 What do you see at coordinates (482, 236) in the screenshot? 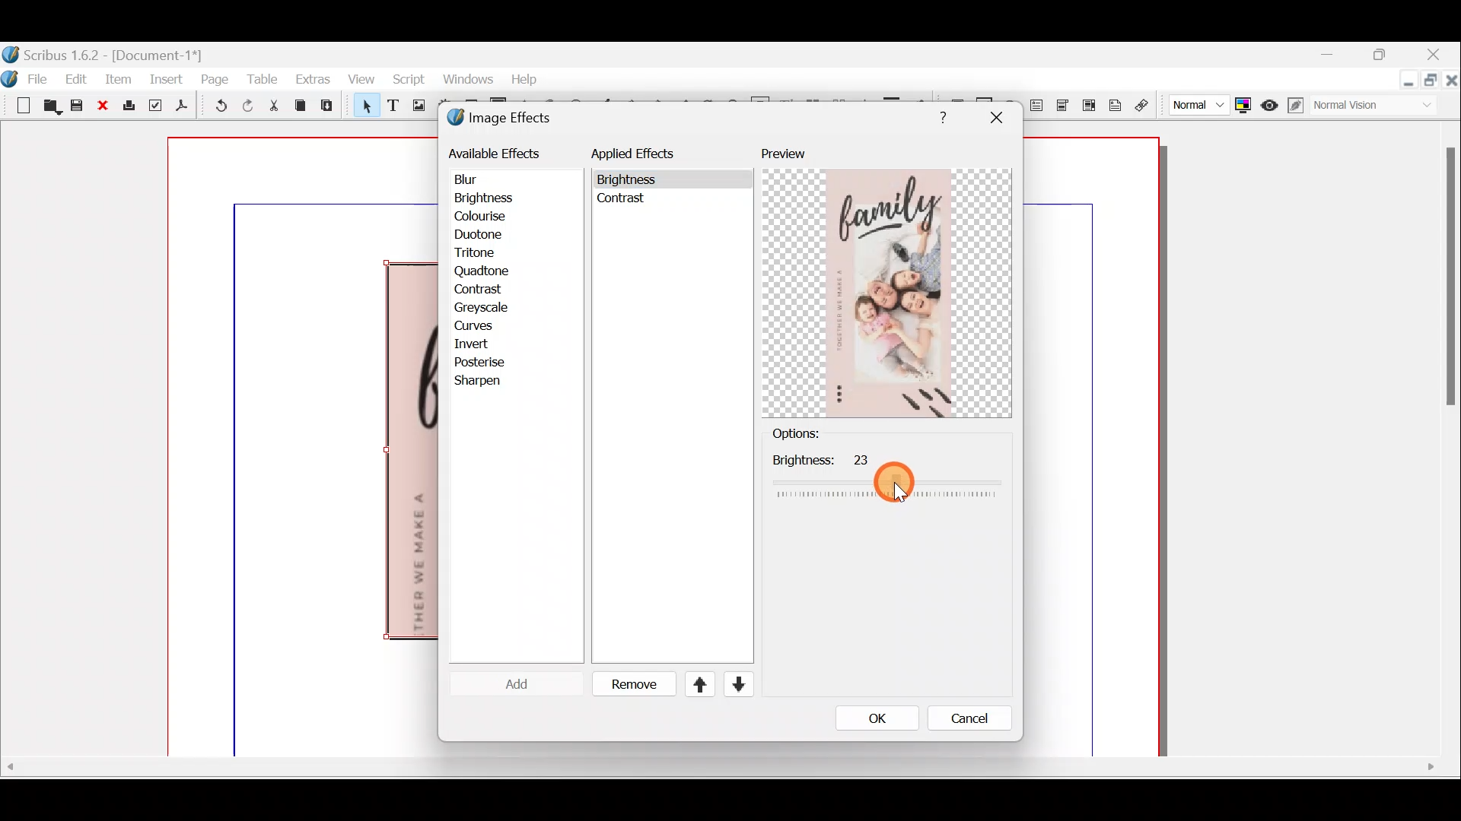
I see `Duotone` at bounding box center [482, 236].